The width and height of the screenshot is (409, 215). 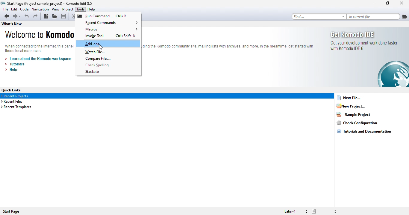 I want to click on check configuration, so click(x=357, y=125).